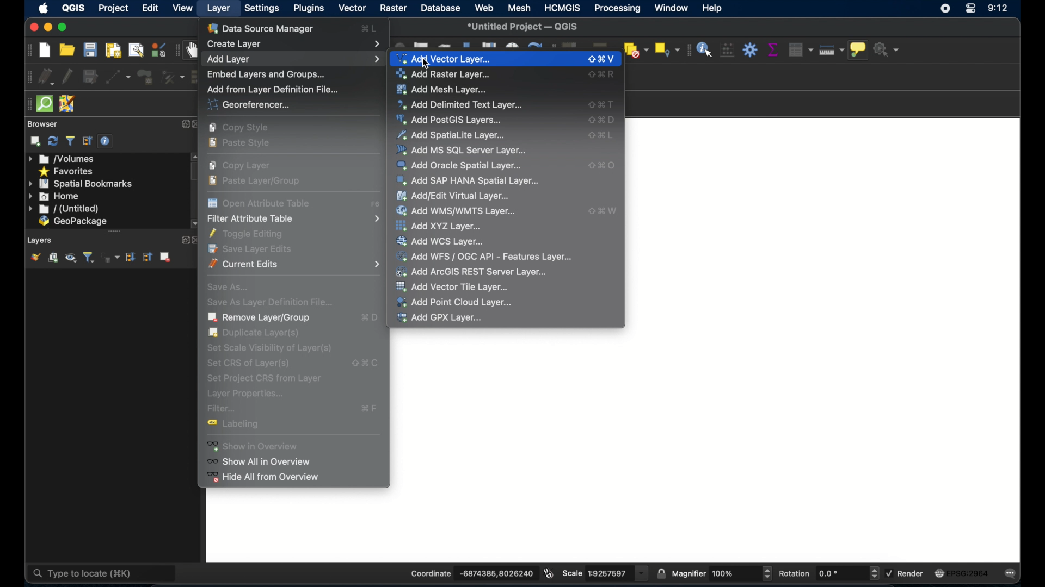 The height and width of the screenshot is (587, 1045). Describe the element at coordinates (668, 49) in the screenshot. I see `select by location` at that location.